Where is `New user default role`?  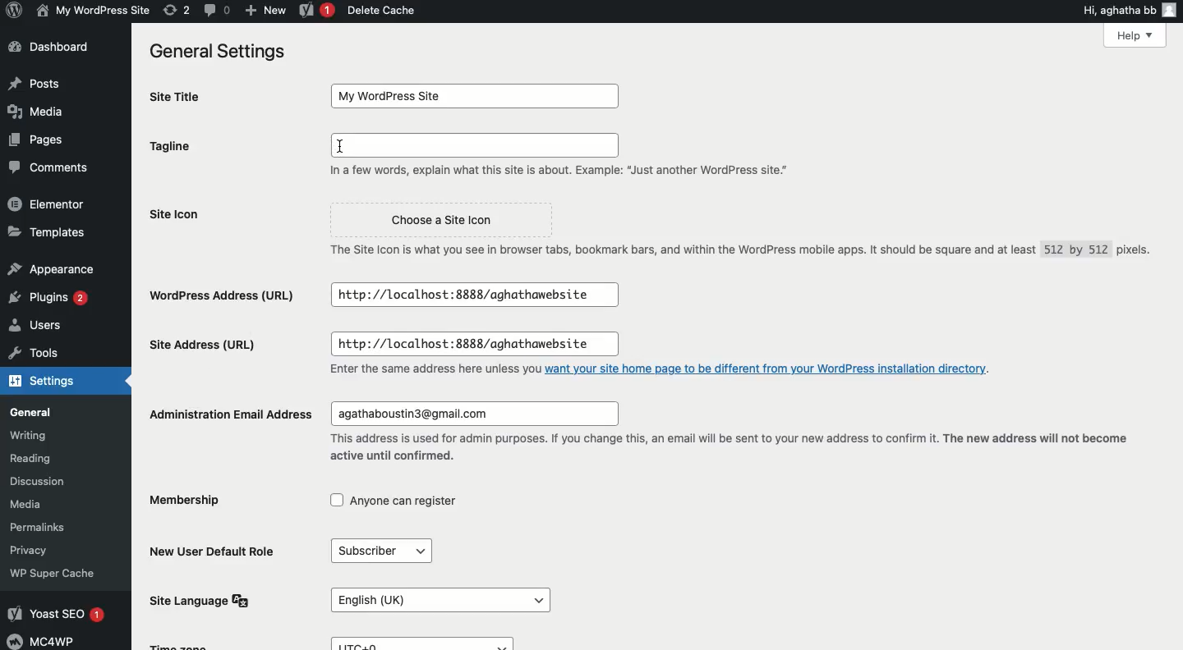
New user default role is located at coordinates (215, 551).